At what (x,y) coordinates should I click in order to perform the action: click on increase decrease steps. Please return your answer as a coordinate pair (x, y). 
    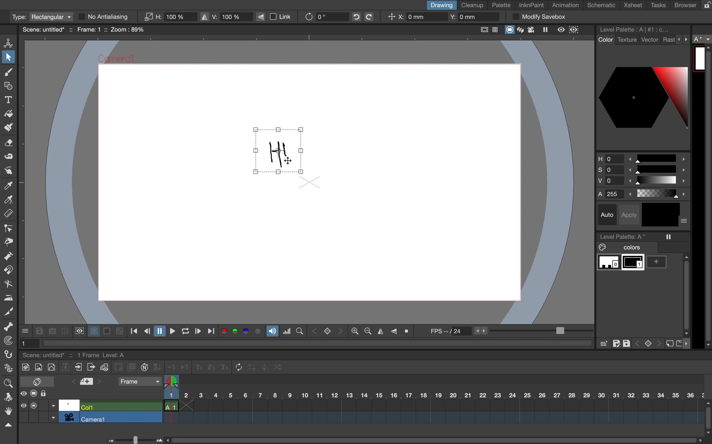
    Looking at the image, I should click on (176, 367).